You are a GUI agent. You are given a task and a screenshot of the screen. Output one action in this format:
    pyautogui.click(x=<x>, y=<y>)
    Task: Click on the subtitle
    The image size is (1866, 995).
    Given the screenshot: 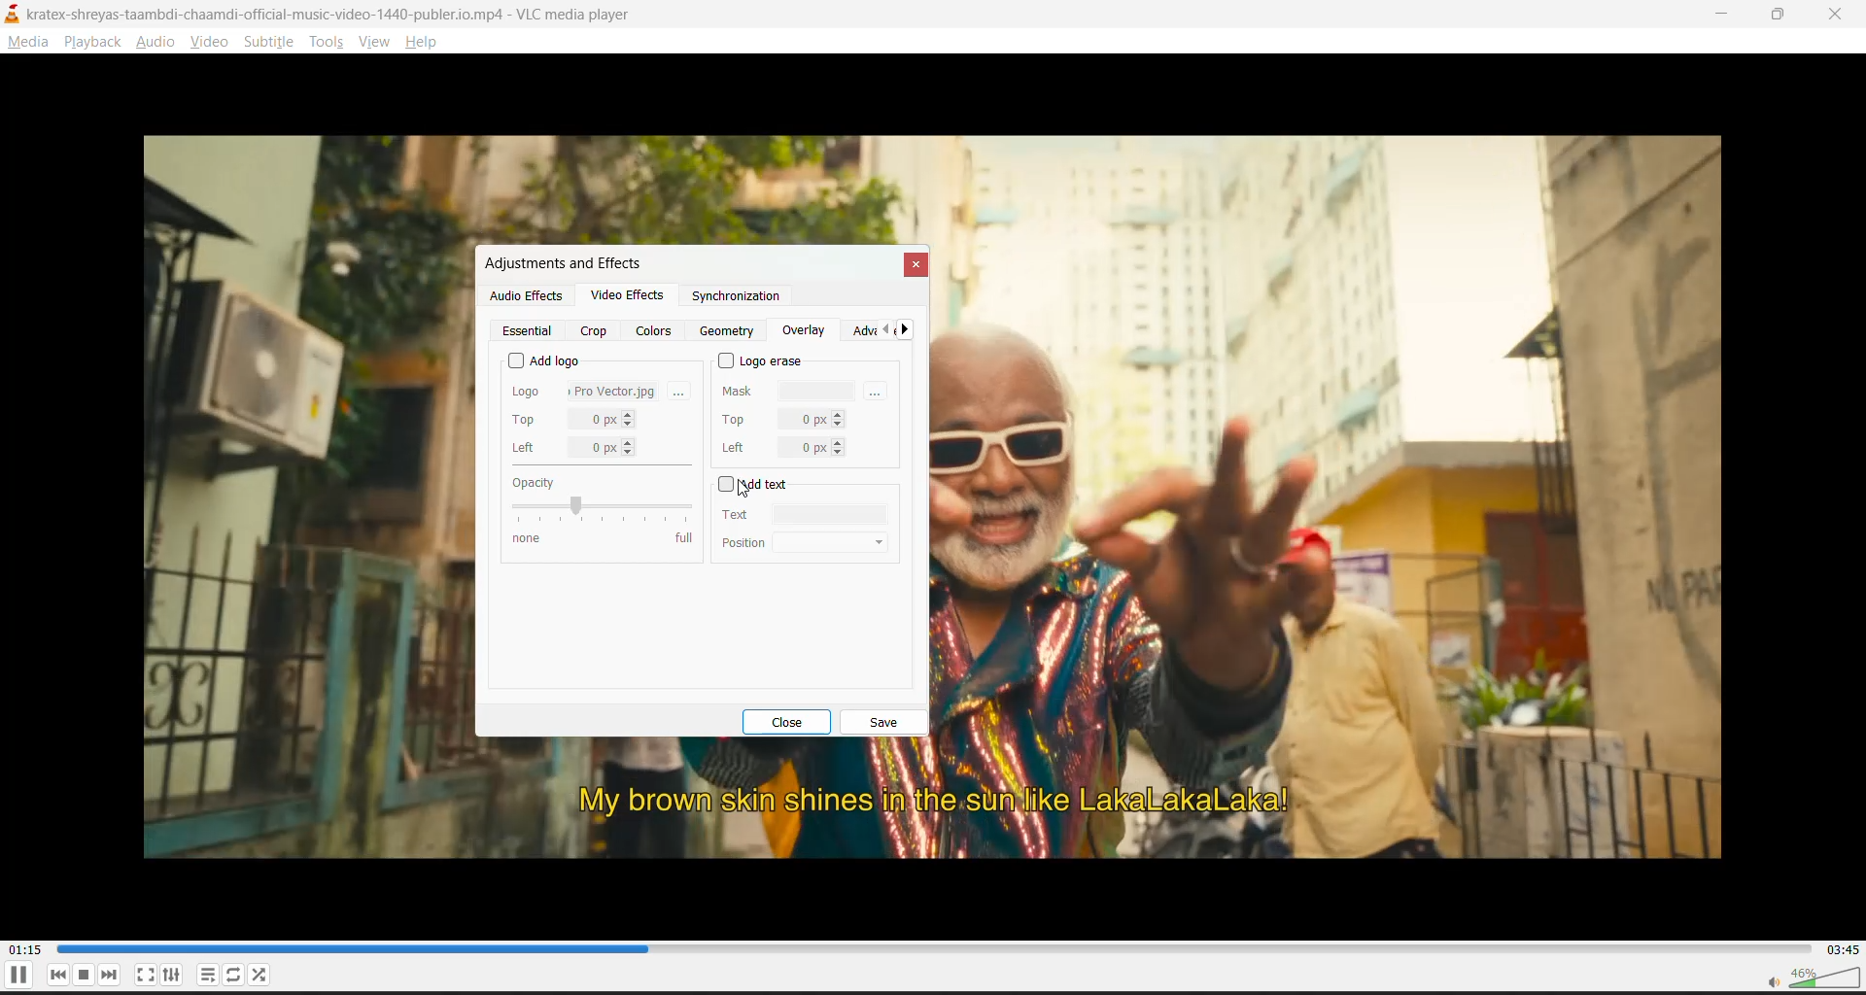 What is the action you would take?
    pyautogui.click(x=272, y=44)
    